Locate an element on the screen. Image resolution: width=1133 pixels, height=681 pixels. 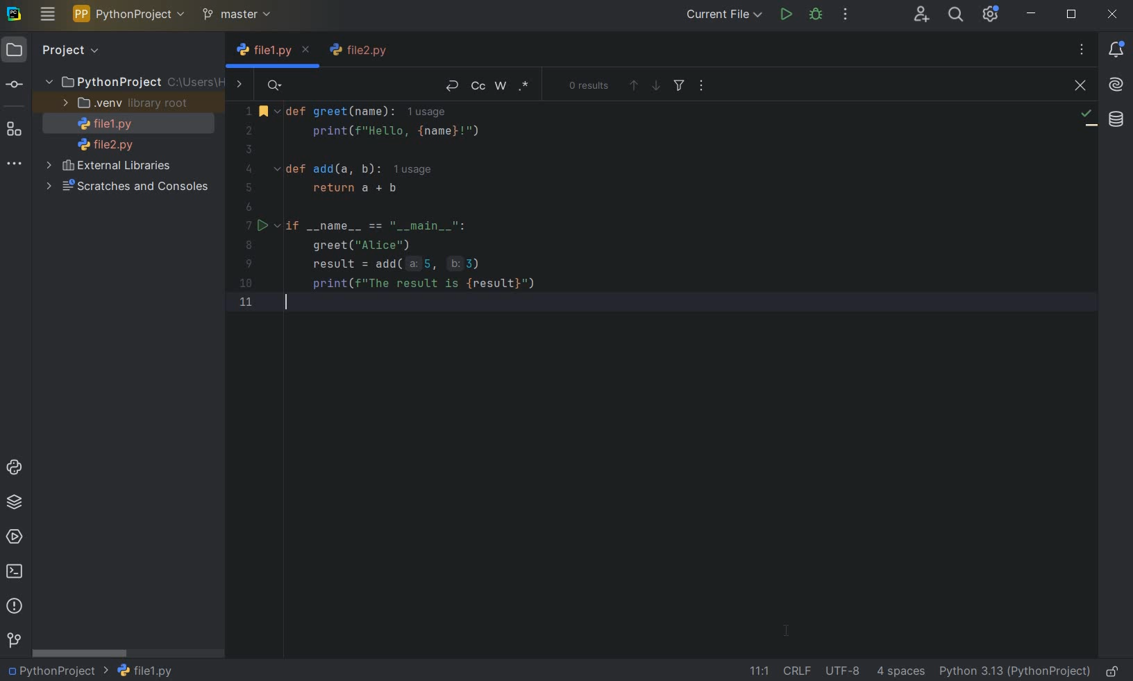
FILE NAME 1 is located at coordinates (100, 125).